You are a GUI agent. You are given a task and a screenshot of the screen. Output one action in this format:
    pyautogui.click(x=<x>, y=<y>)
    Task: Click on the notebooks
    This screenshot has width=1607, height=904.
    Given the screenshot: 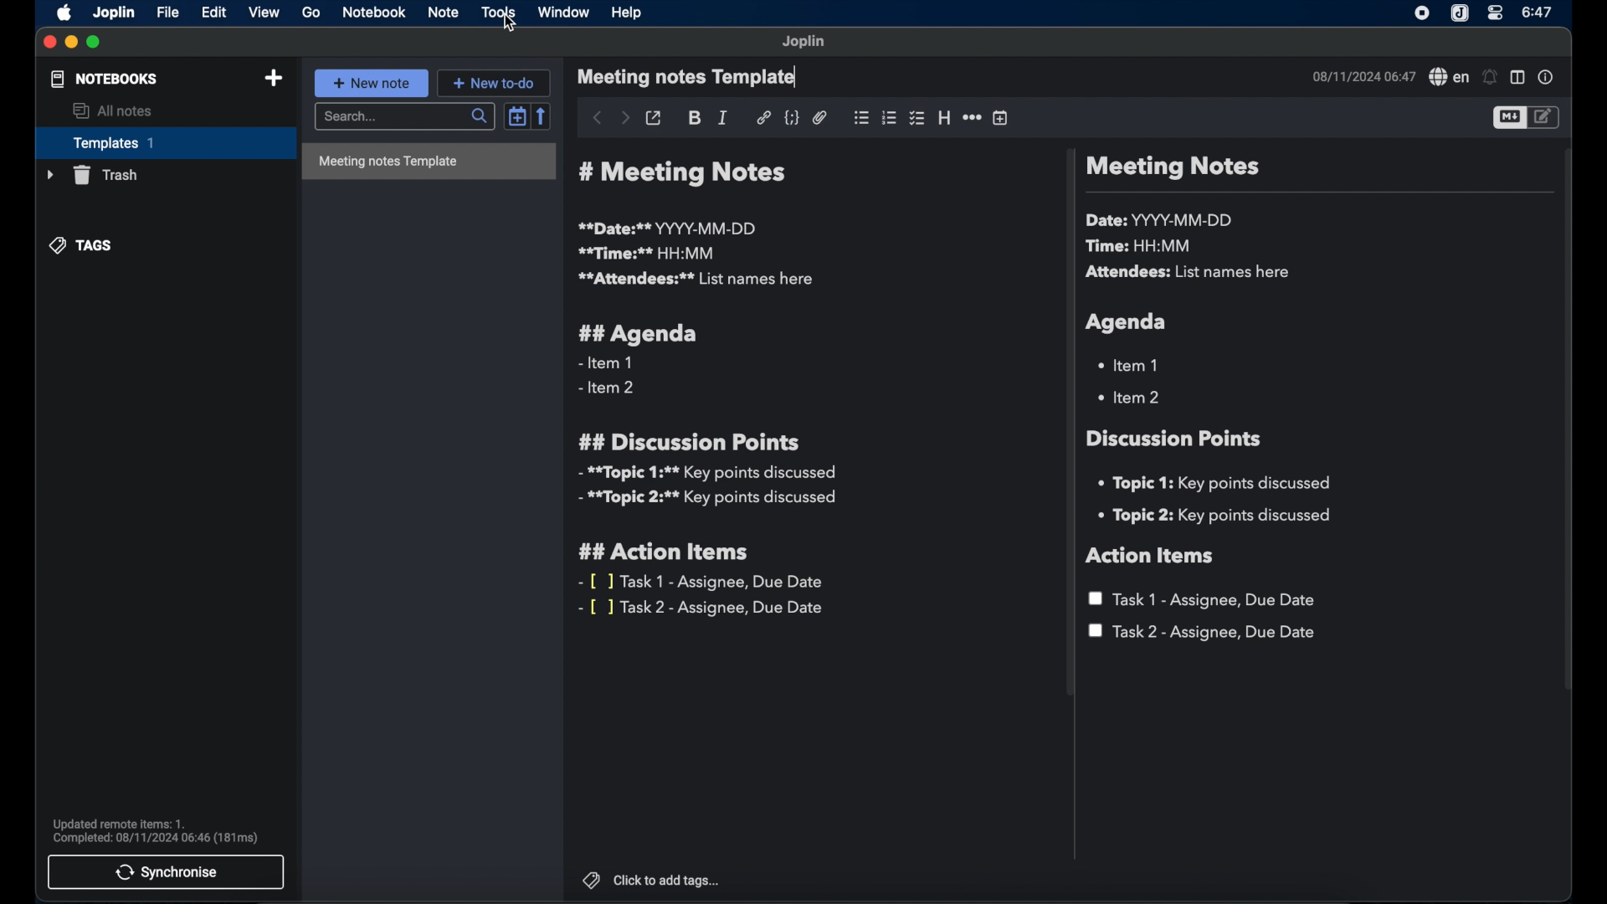 What is the action you would take?
    pyautogui.click(x=103, y=80)
    